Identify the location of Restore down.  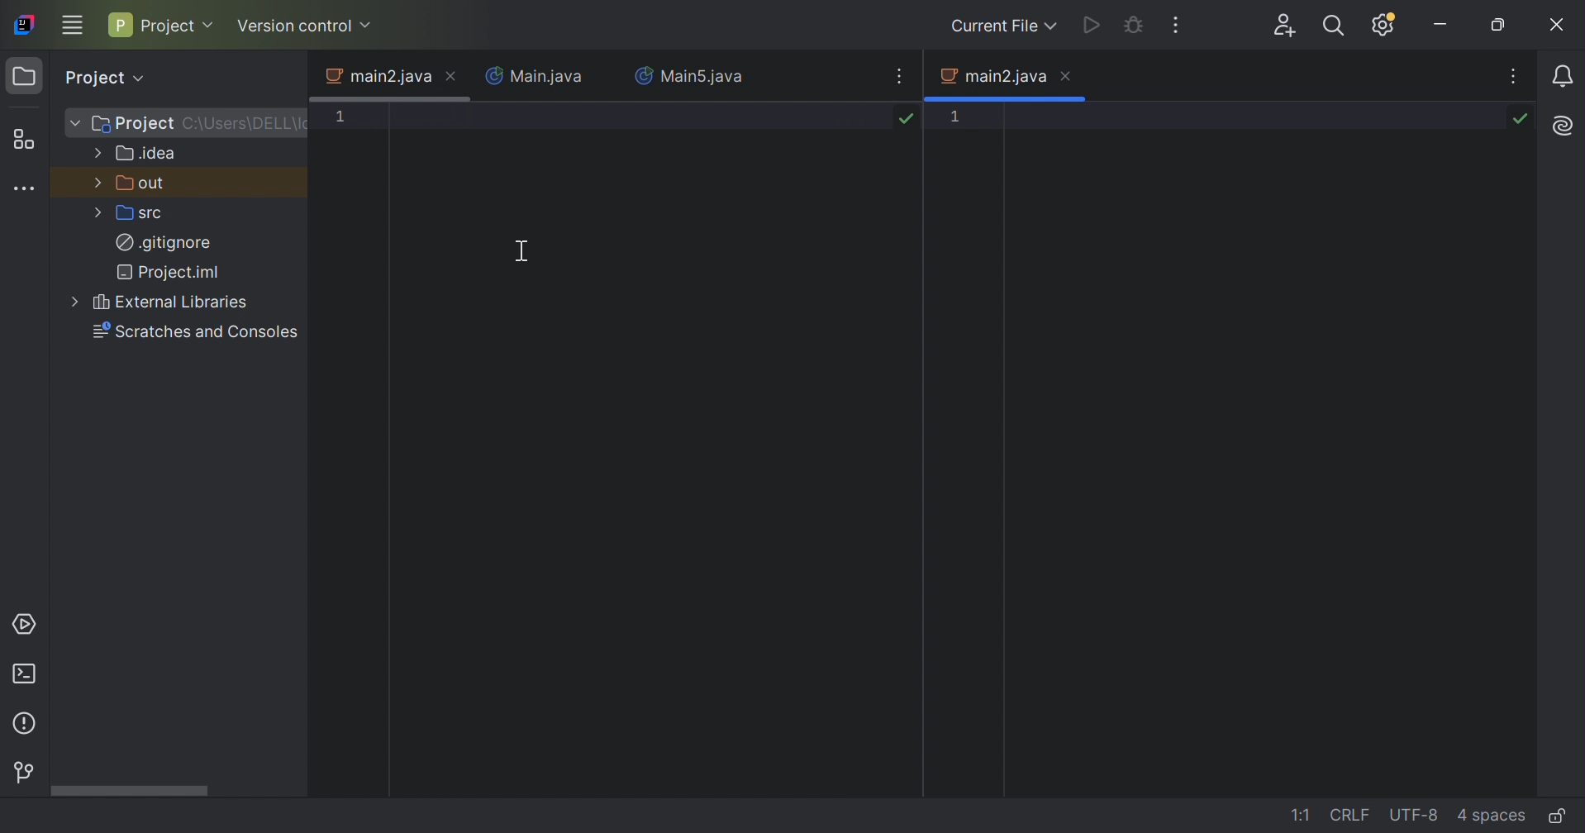
(1500, 26).